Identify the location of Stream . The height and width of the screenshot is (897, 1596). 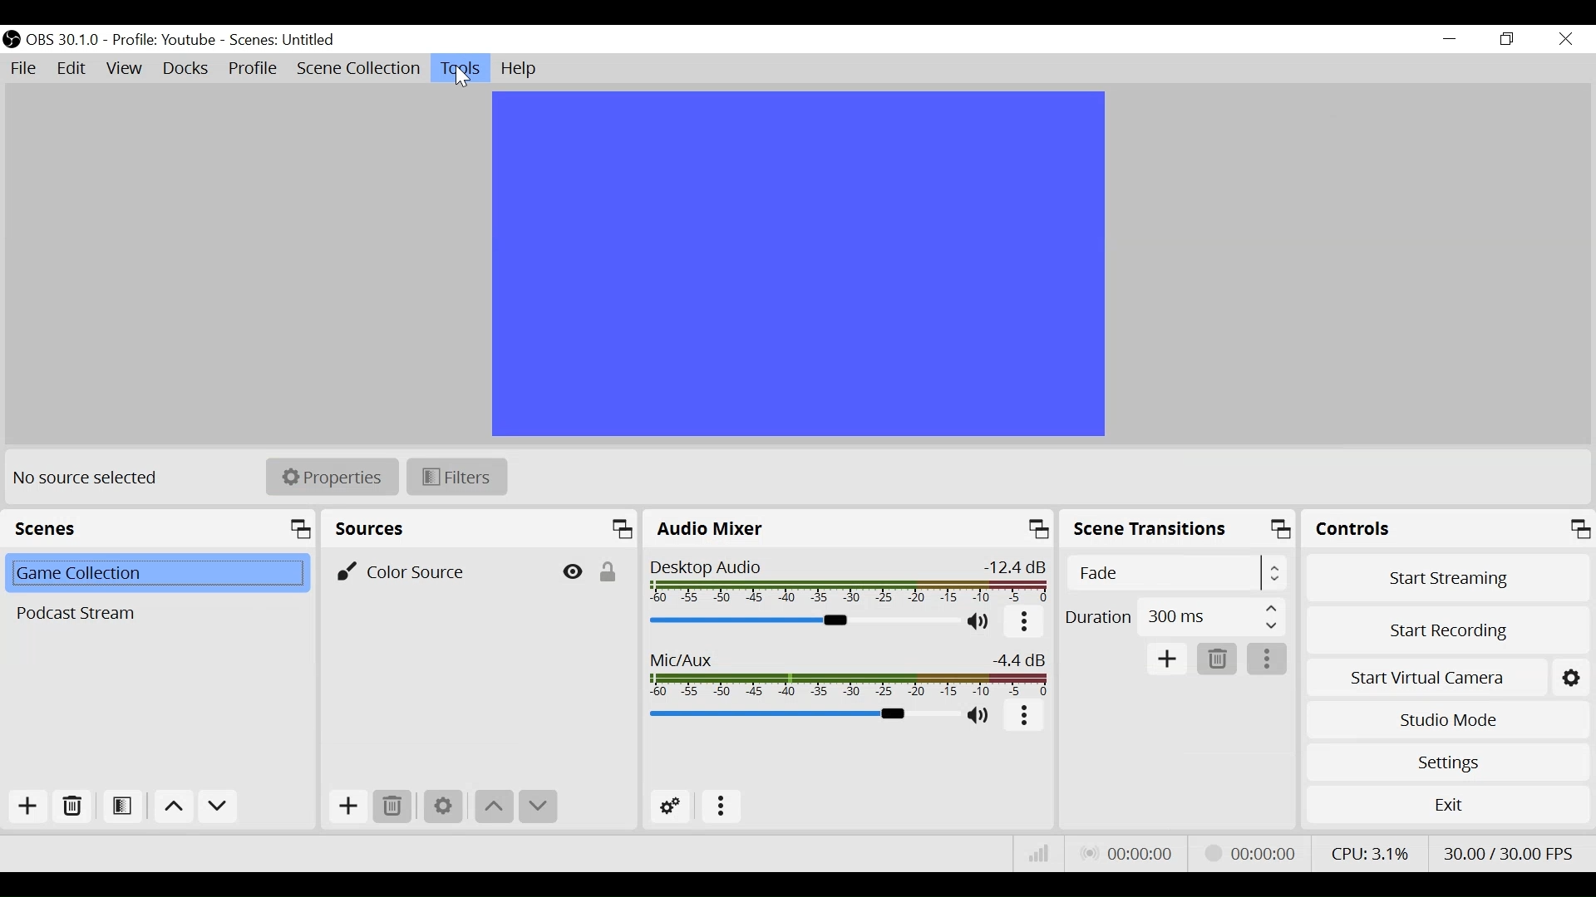
(1254, 853).